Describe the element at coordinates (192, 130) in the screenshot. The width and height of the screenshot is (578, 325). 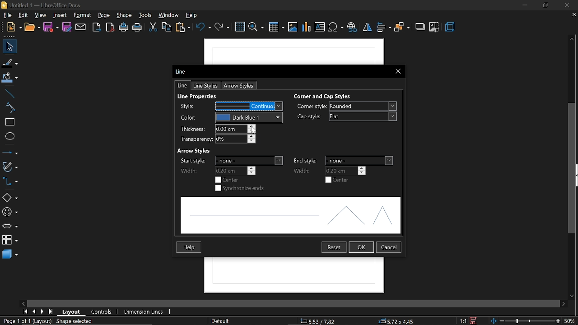
I see `Thickness:` at that location.